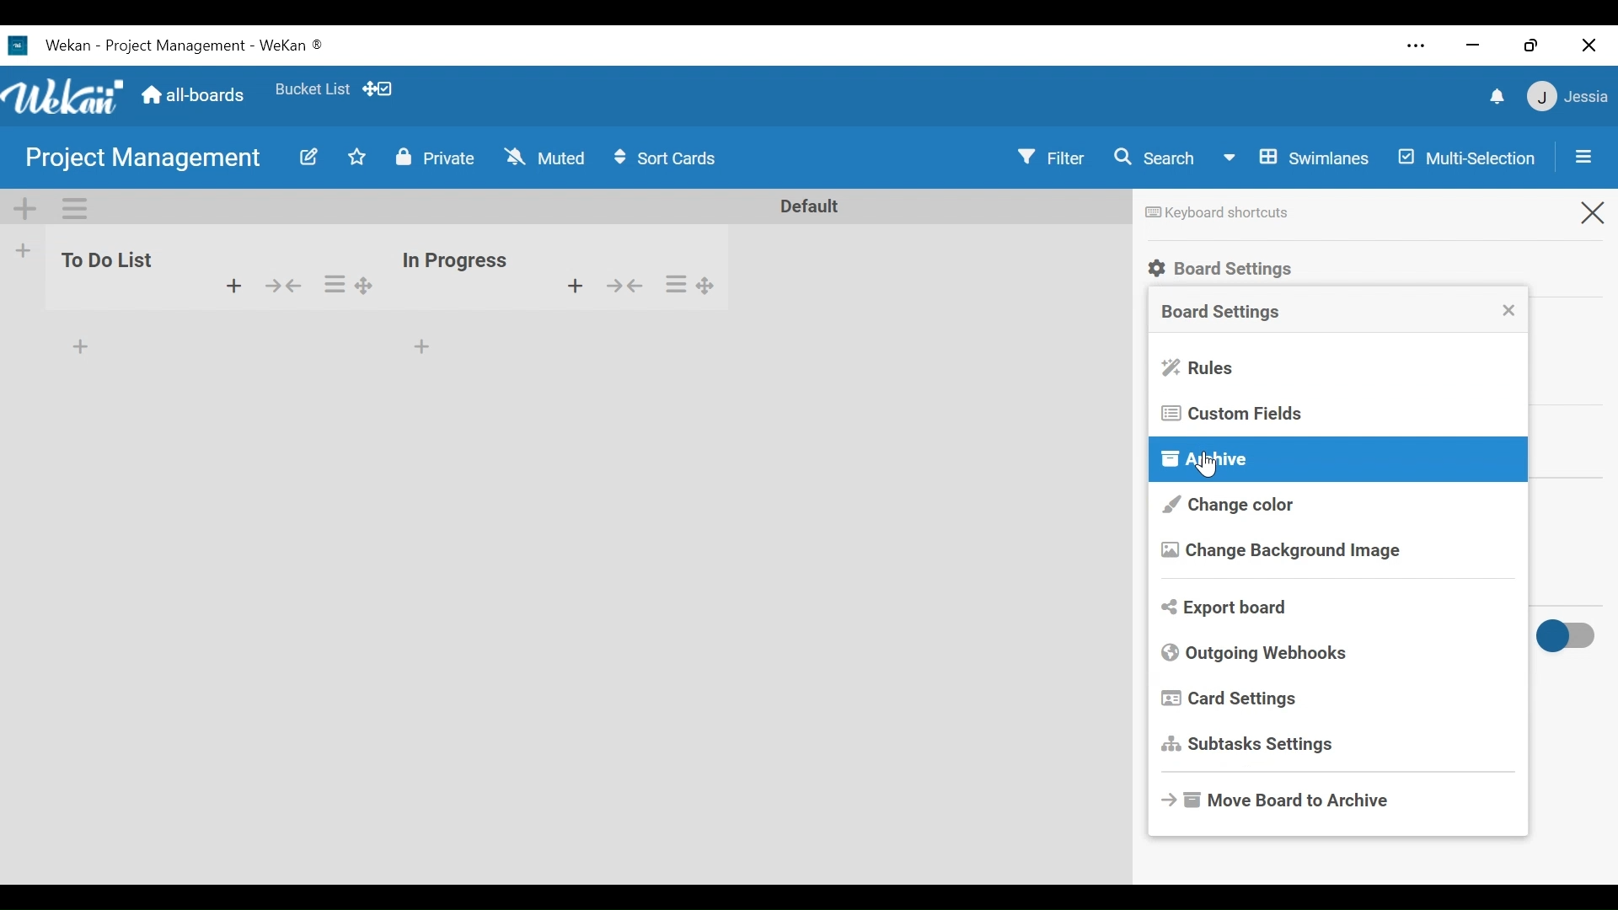 The image size is (1618, 910). I want to click on Wekan Icon, so click(67, 96).